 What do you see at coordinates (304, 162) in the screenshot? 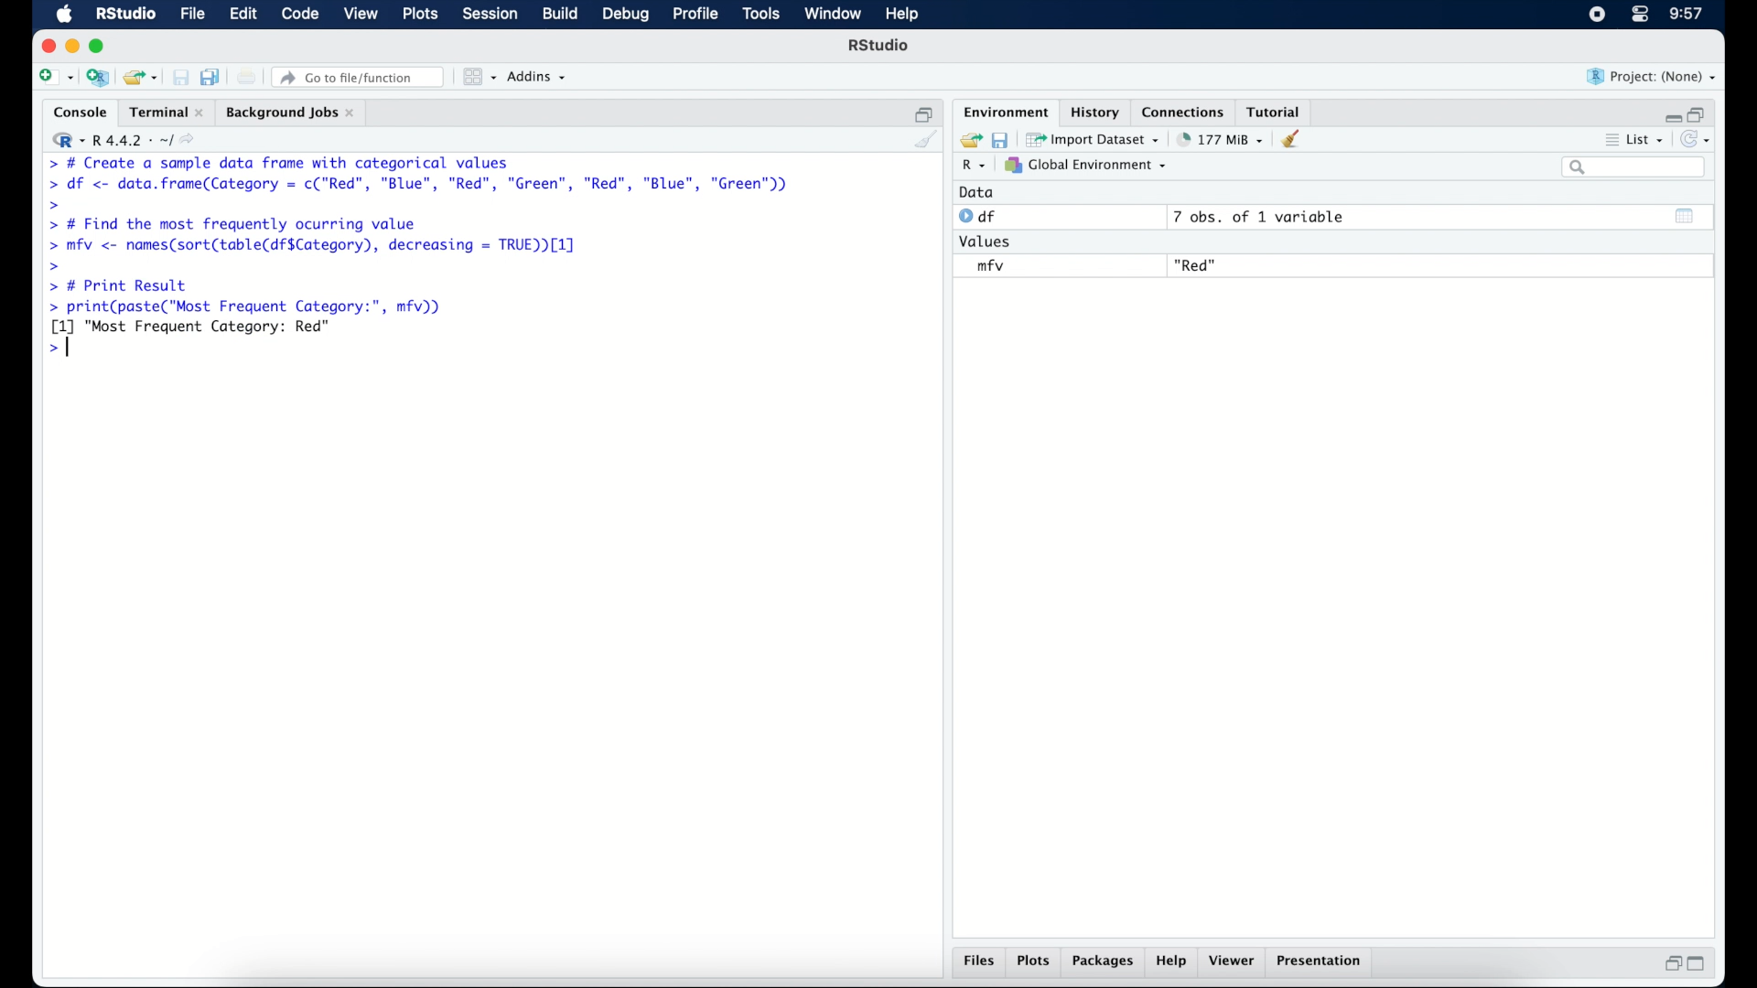
I see `> # Create a sample data frame with categorical values|` at bounding box center [304, 162].